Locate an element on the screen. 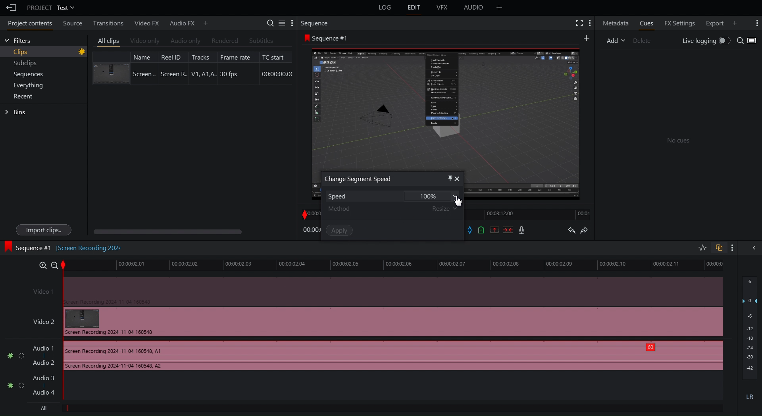  Sequence Controls is located at coordinates (497, 231).